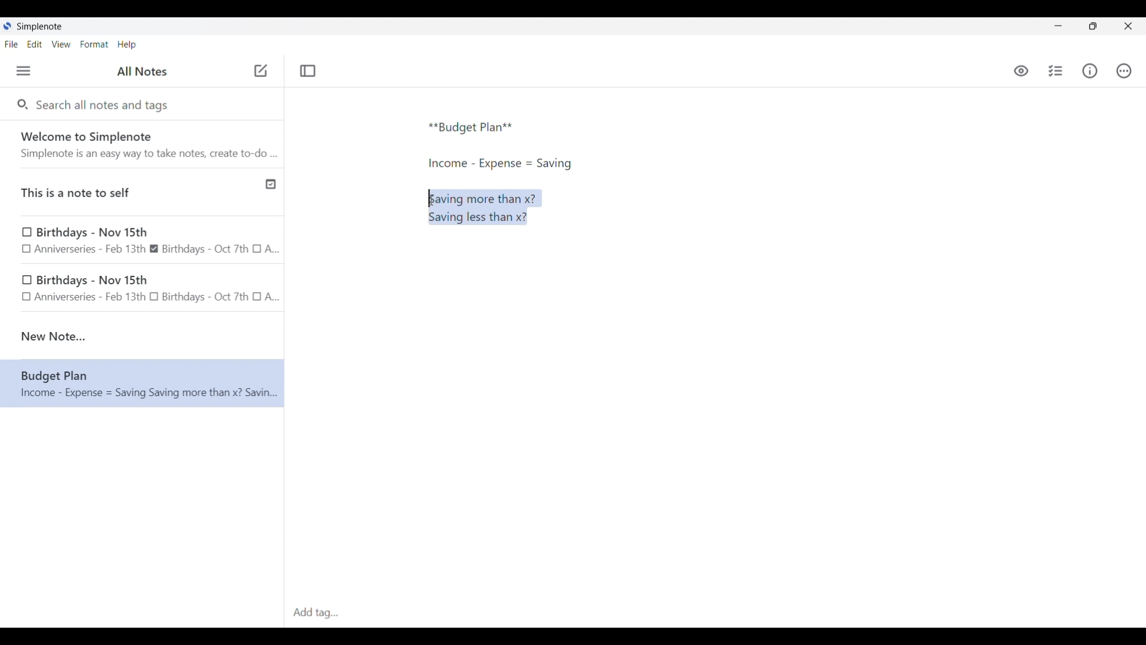 The width and height of the screenshot is (1146, 645). I want to click on Cursor unchanged after selecting text, so click(431, 201).